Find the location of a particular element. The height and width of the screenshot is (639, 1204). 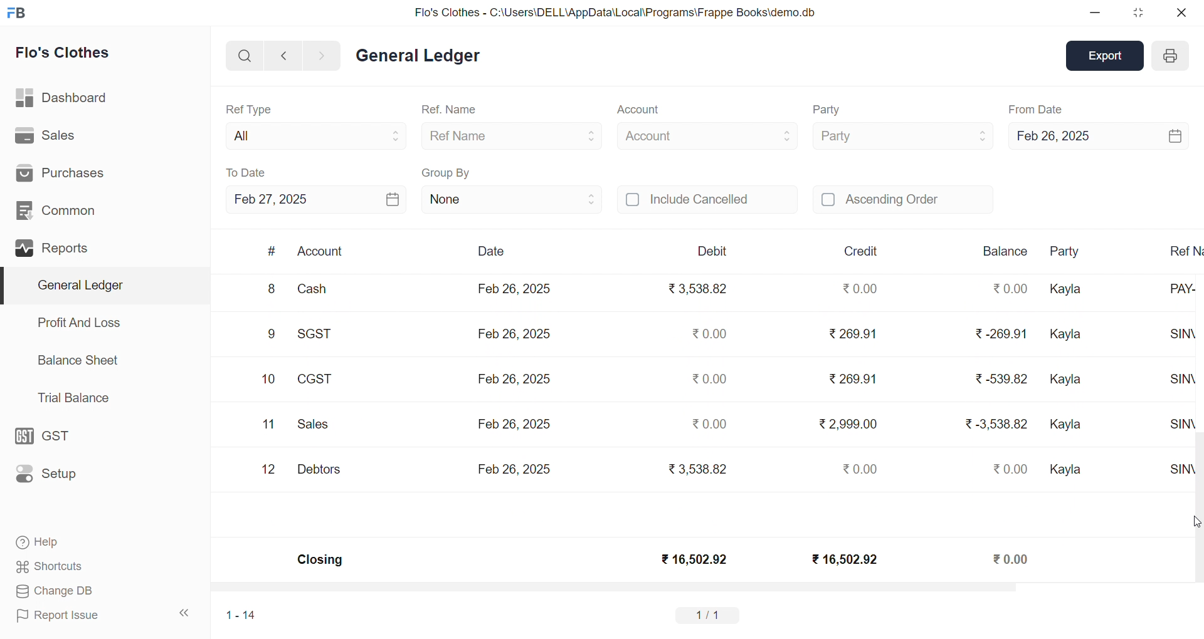

Kayla is located at coordinates (1068, 470).